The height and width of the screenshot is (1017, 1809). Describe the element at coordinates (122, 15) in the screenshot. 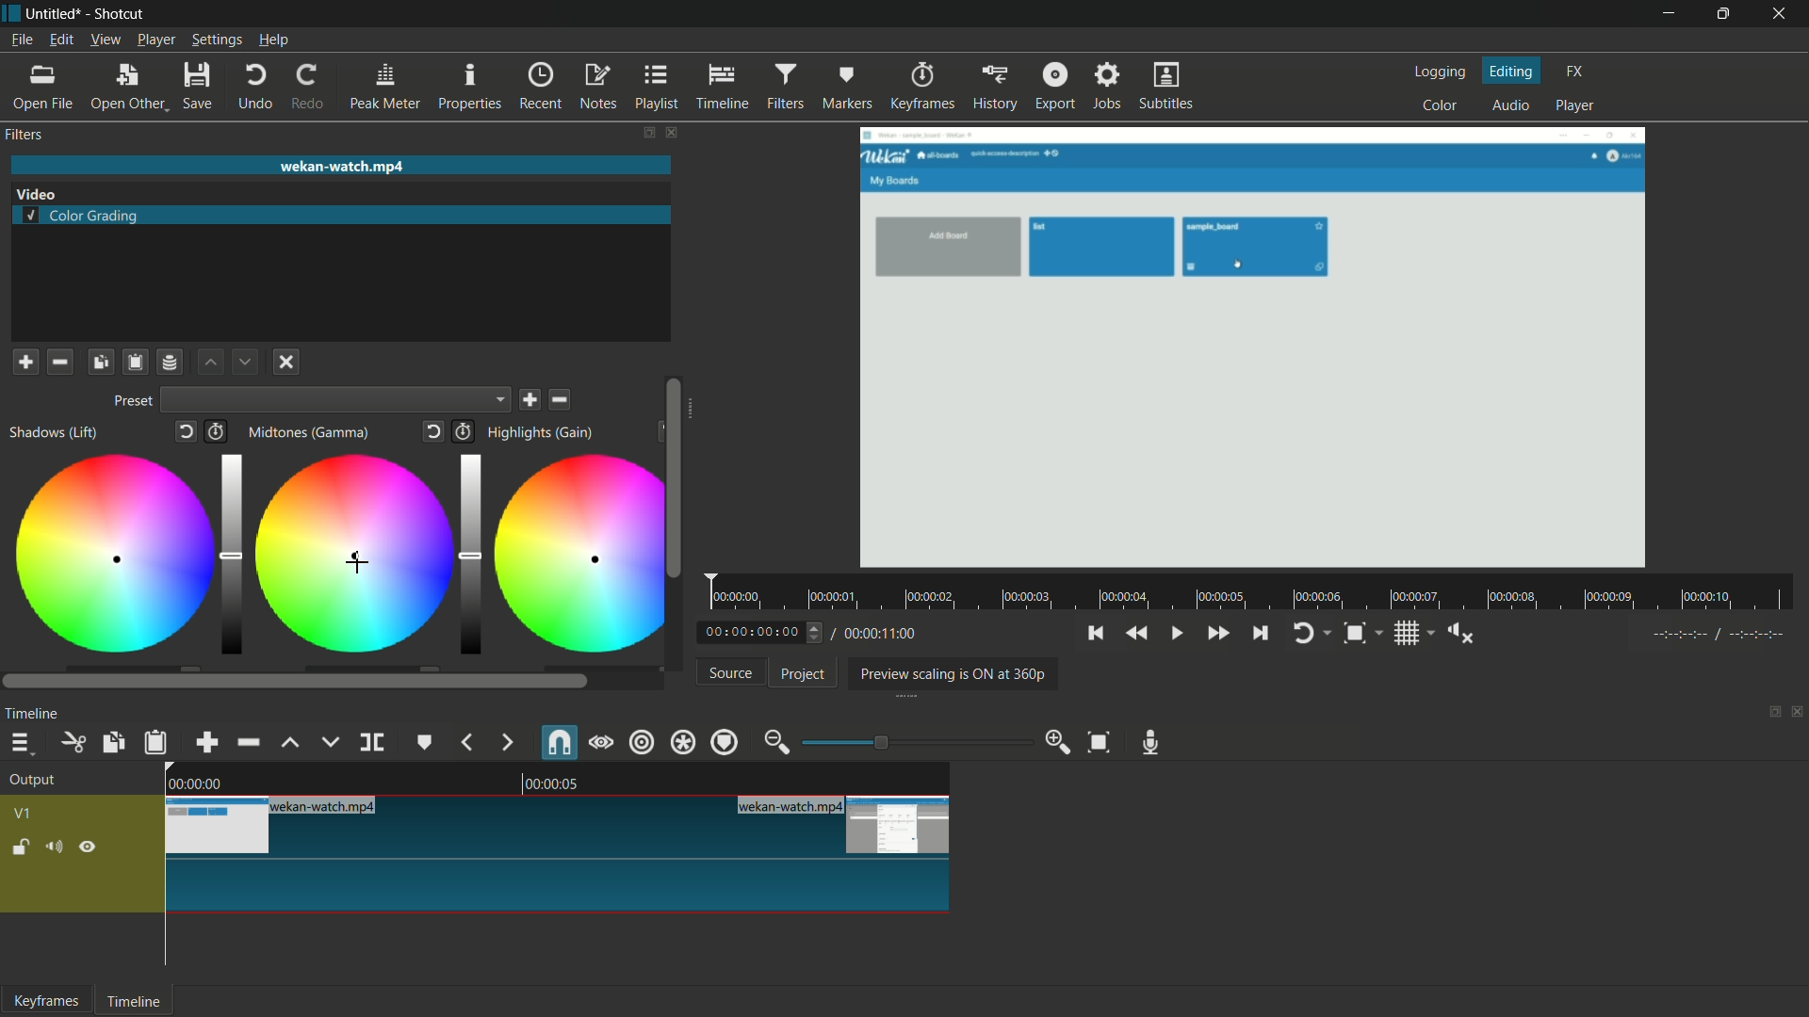

I see `app name` at that location.